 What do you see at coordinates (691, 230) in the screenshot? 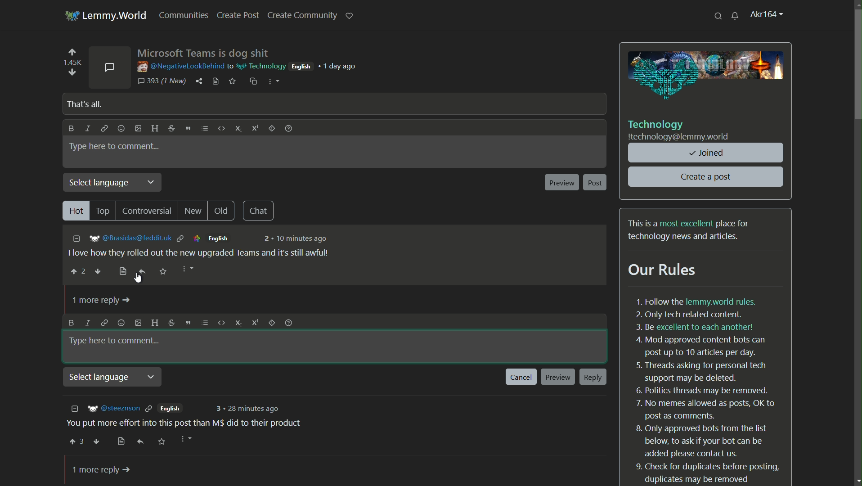
I see `text` at bounding box center [691, 230].